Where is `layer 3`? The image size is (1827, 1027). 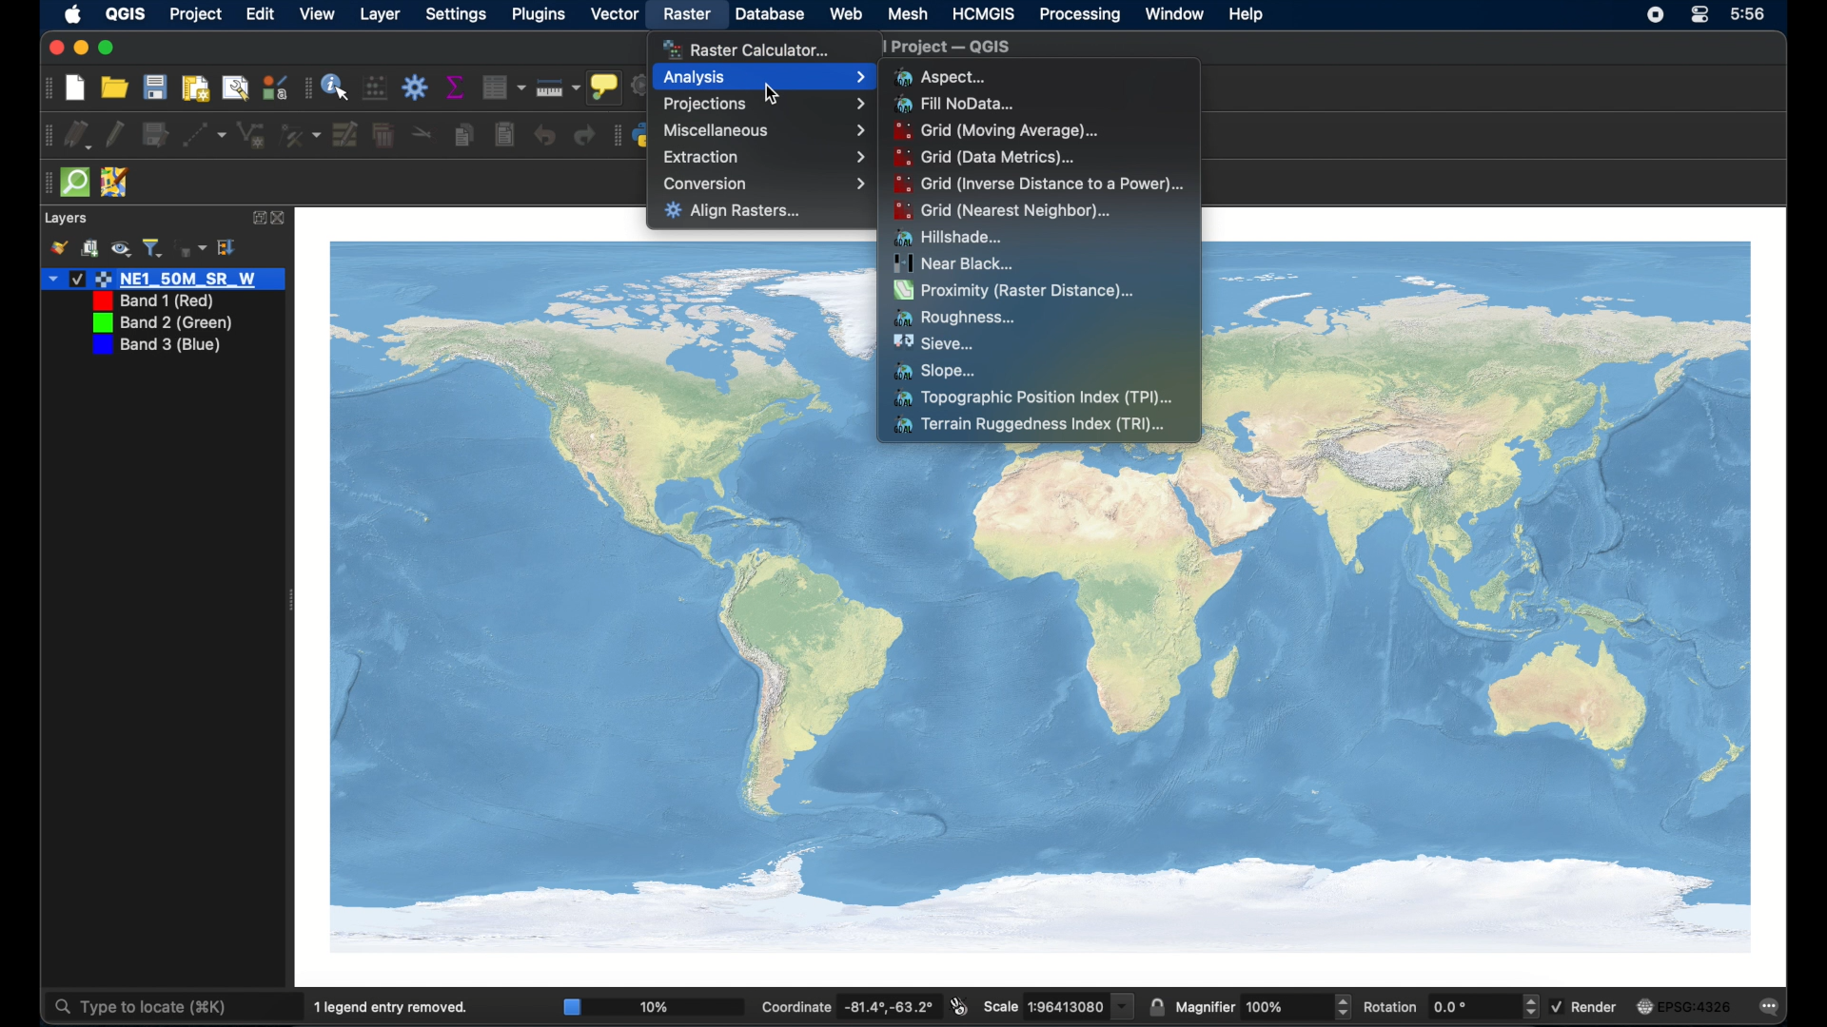
layer 3 is located at coordinates (161, 322).